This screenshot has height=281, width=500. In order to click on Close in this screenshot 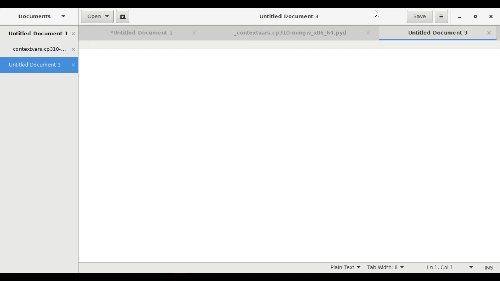, I will do `click(193, 33)`.